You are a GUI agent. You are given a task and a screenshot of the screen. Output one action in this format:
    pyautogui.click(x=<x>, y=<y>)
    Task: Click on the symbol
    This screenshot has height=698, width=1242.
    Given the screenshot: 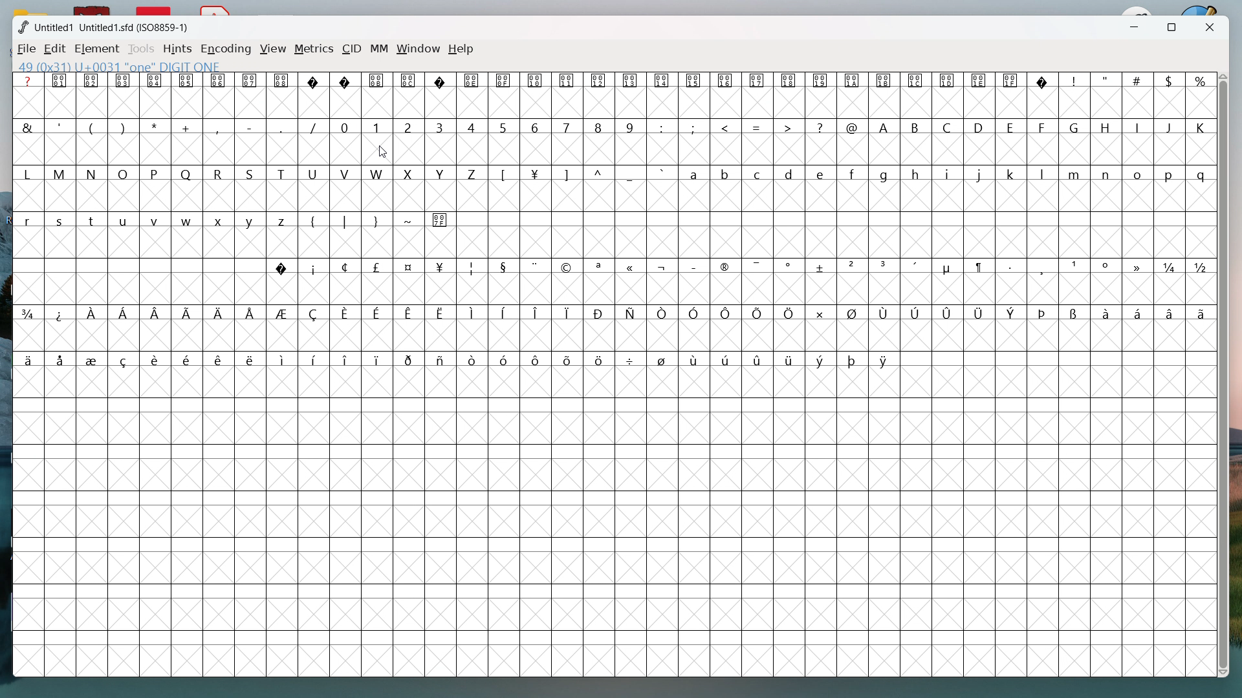 What is the action you would take?
    pyautogui.click(x=473, y=313)
    